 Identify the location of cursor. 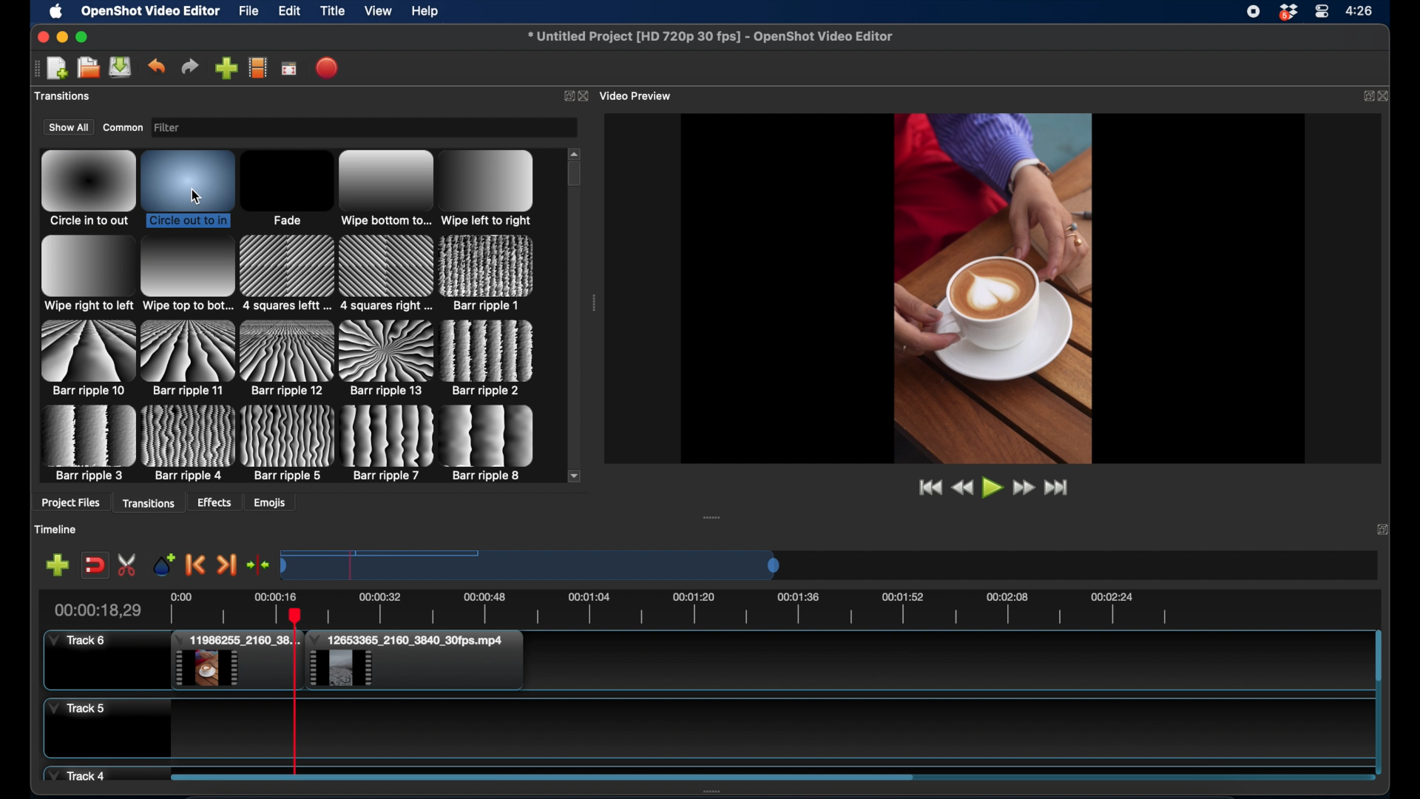
(195, 195).